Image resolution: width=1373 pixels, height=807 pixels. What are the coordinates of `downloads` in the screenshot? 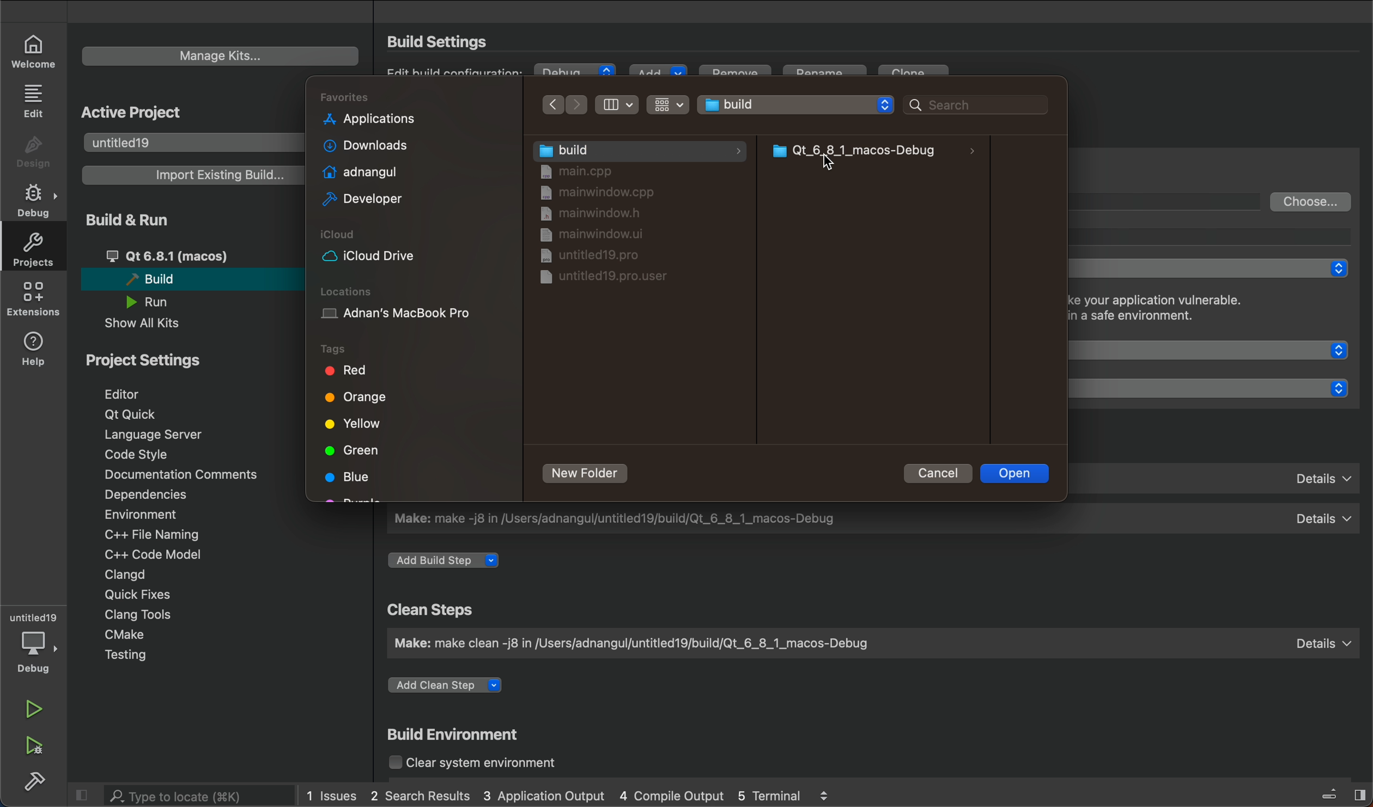 It's located at (361, 145).